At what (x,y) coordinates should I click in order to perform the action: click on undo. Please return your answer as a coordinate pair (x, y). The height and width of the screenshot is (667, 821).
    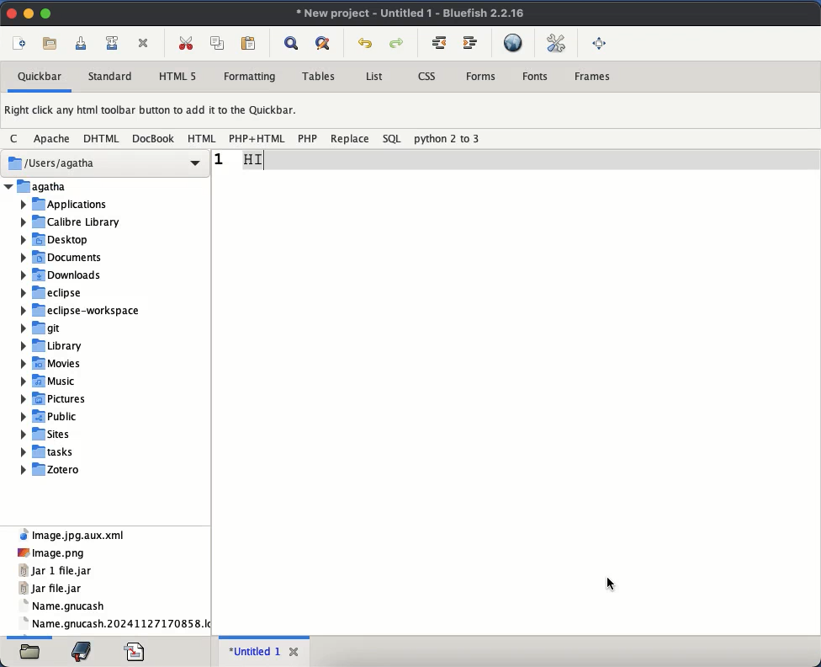
    Looking at the image, I should click on (367, 45).